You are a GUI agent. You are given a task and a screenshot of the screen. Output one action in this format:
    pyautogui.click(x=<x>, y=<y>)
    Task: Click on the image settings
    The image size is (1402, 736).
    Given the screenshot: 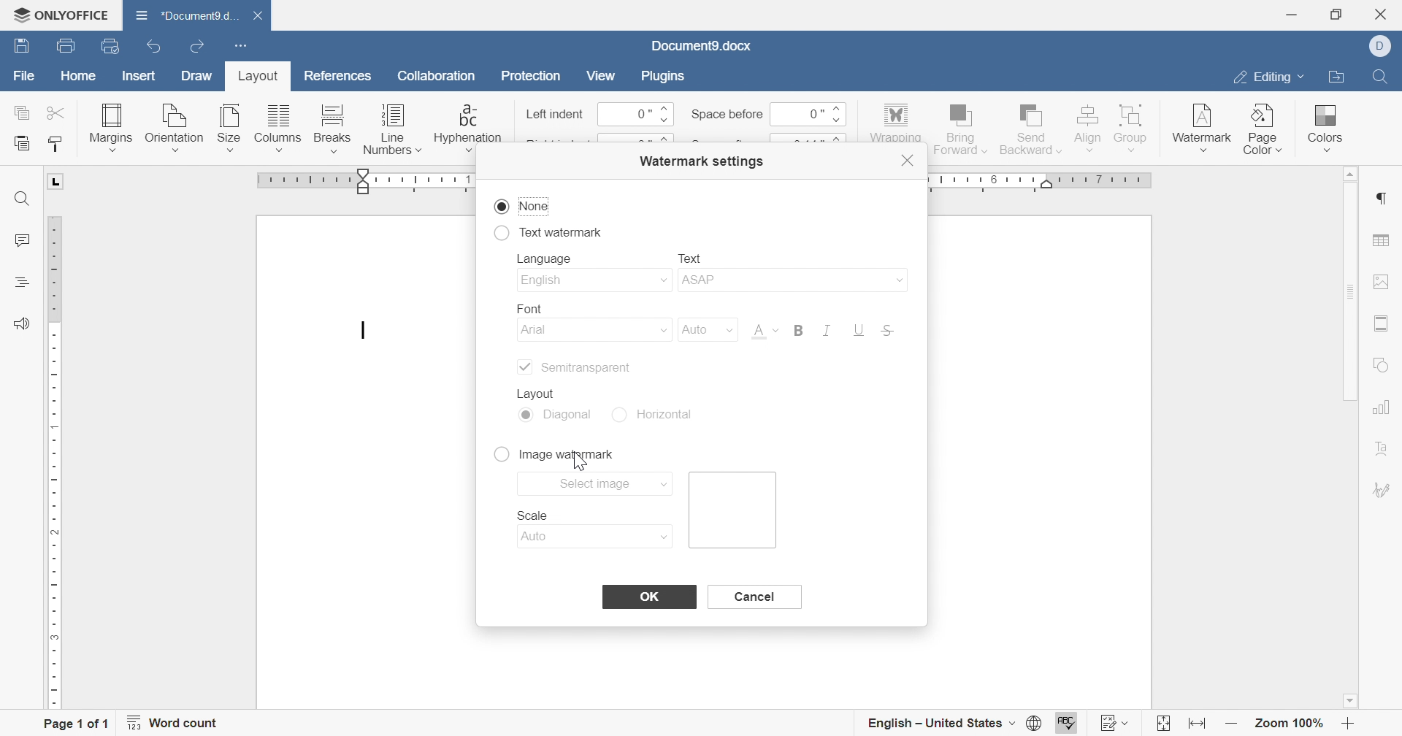 What is the action you would take?
    pyautogui.click(x=1382, y=281)
    